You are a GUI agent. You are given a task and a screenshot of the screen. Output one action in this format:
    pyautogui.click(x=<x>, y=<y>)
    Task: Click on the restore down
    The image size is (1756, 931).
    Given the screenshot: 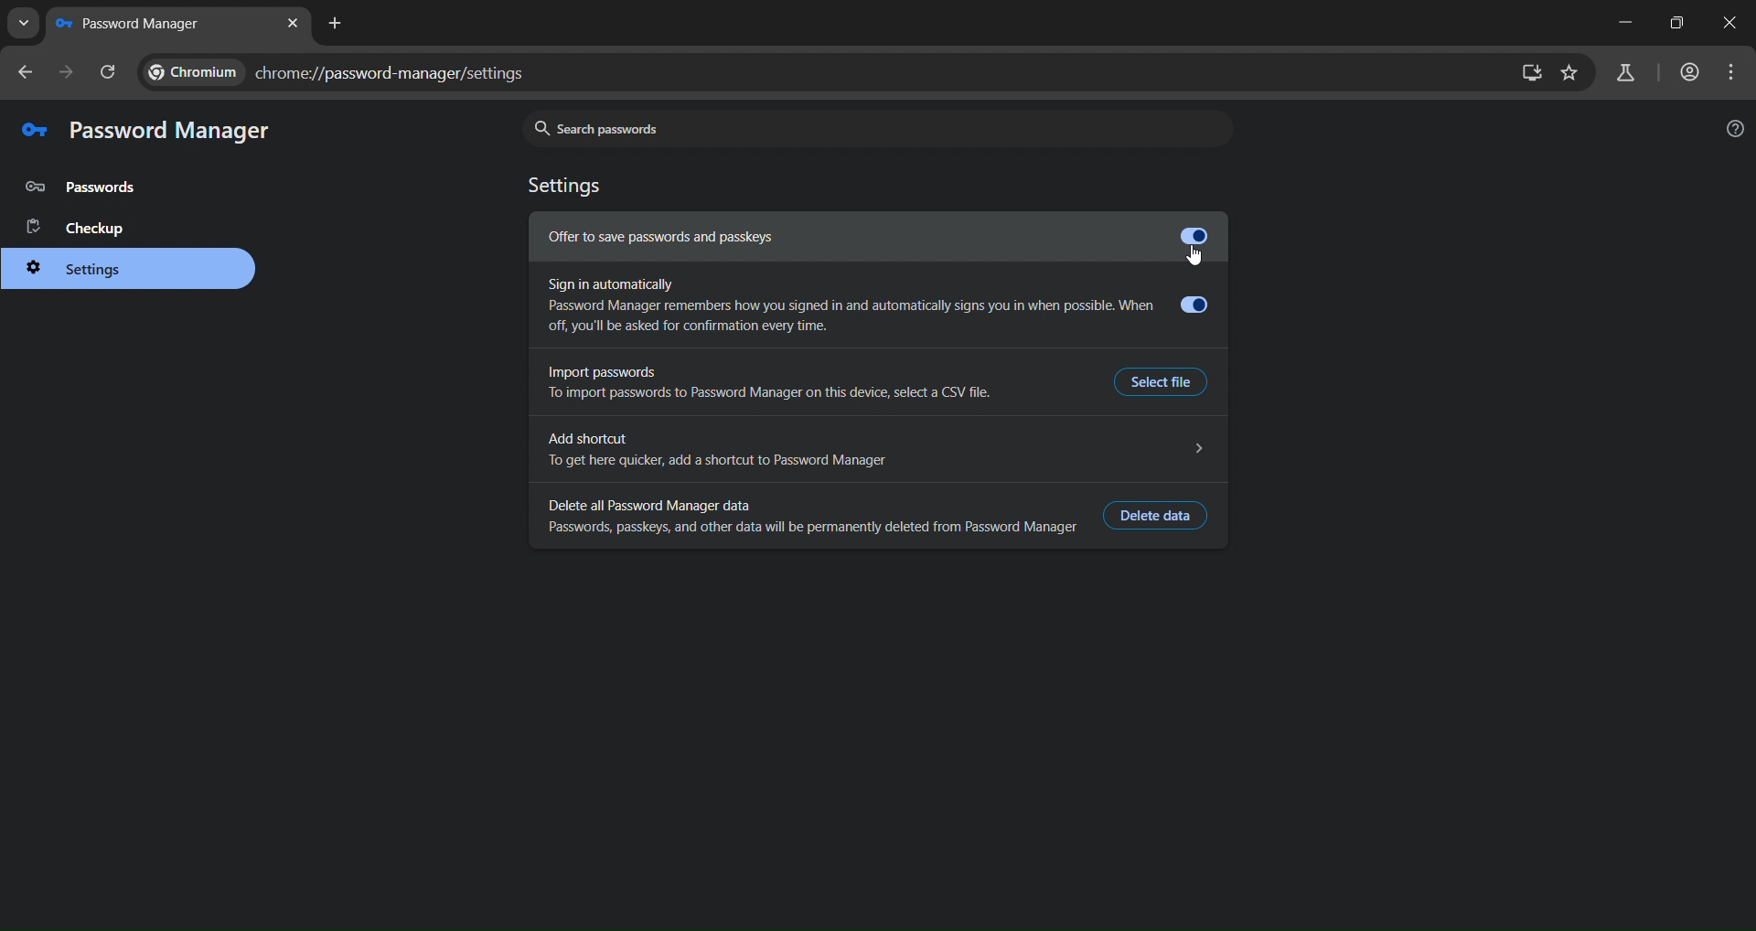 What is the action you would take?
    pyautogui.click(x=1676, y=23)
    